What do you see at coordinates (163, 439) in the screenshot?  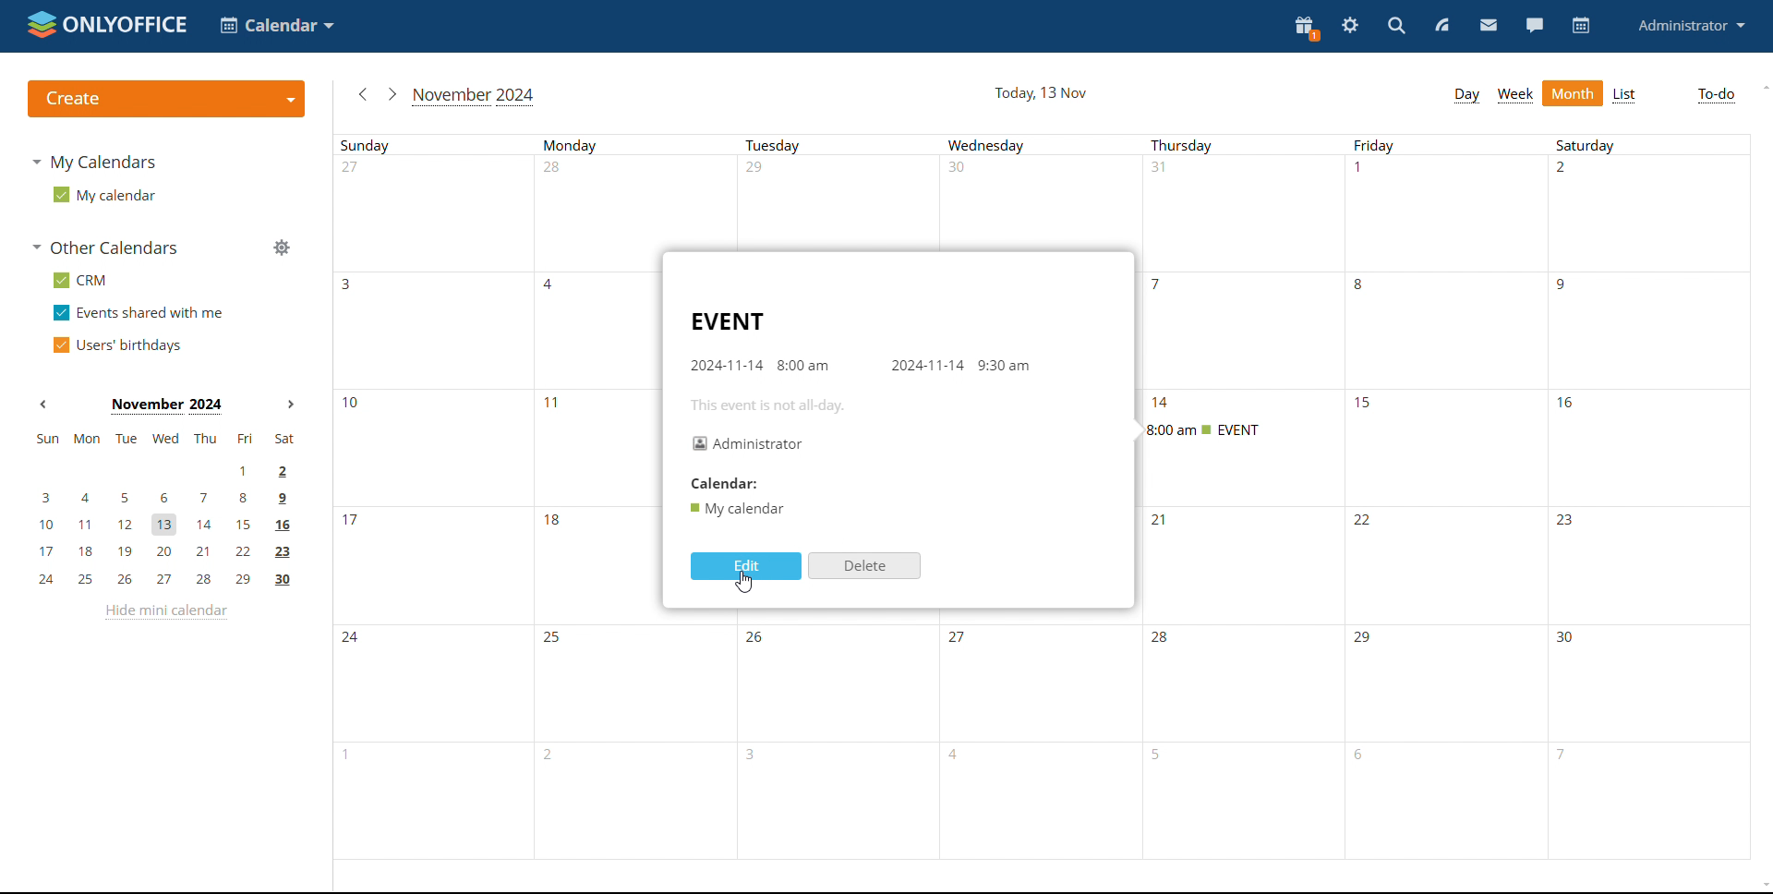 I see `sun, mon, tue, wed, thu, fri, sat` at bounding box center [163, 439].